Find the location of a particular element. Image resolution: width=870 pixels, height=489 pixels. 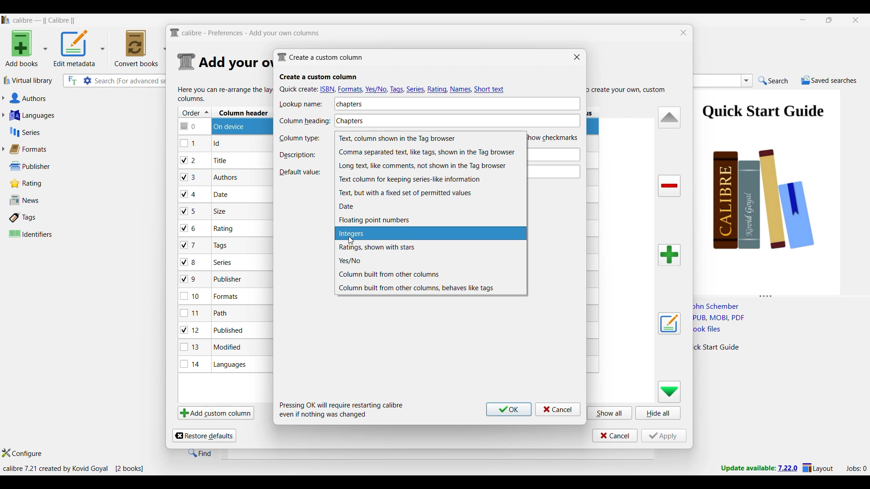

Delete column is located at coordinates (670, 186).